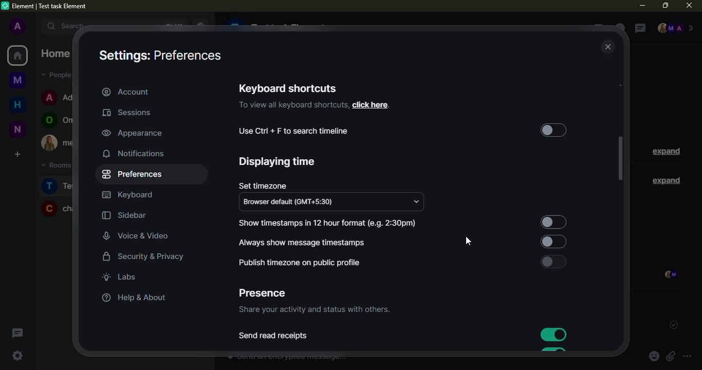  I want to click on move up, so click(623, 84).